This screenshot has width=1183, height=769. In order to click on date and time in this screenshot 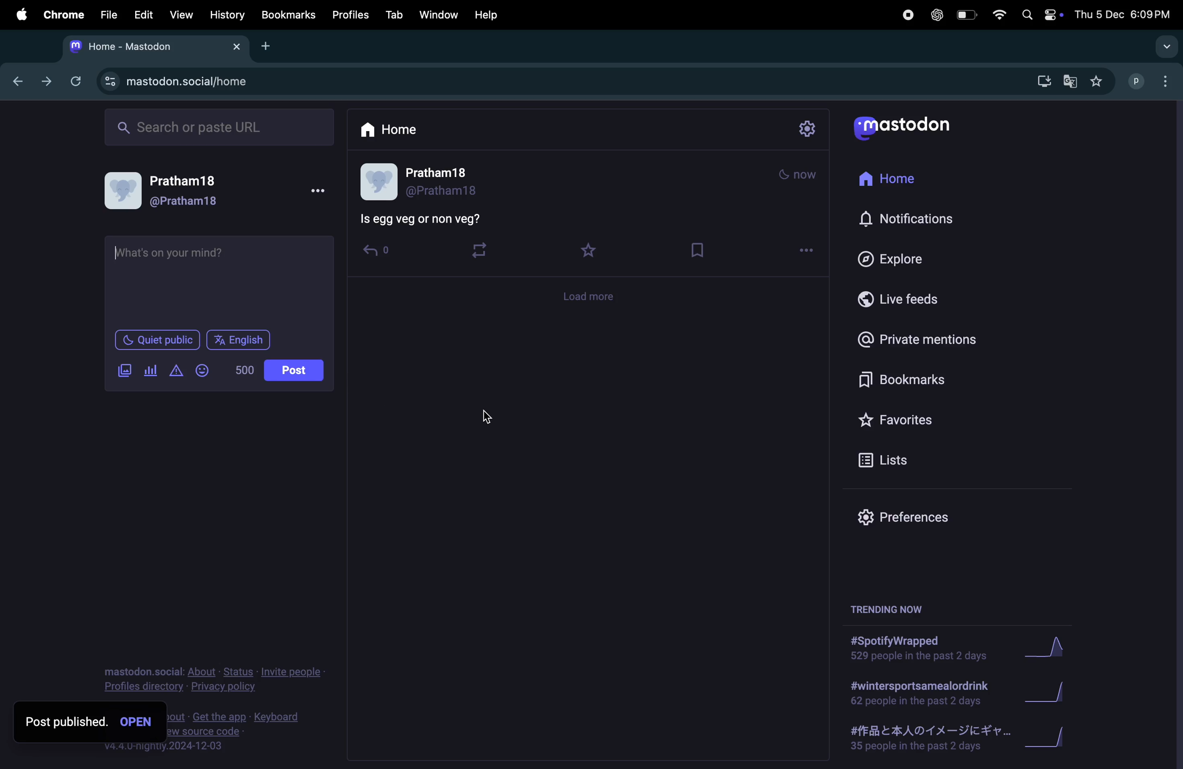, I will do `click(1125, 14)`.